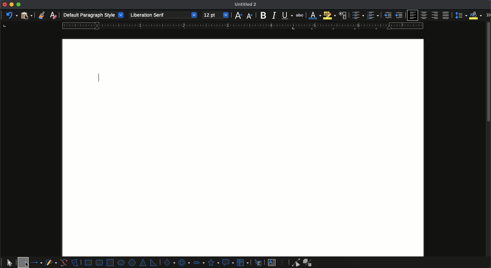 The width and height of the screenshot is (491, 268). What do you see at coordinates (168, 262) in the screenshot?
I see `basic shapes` at bounding box center [168, 262].